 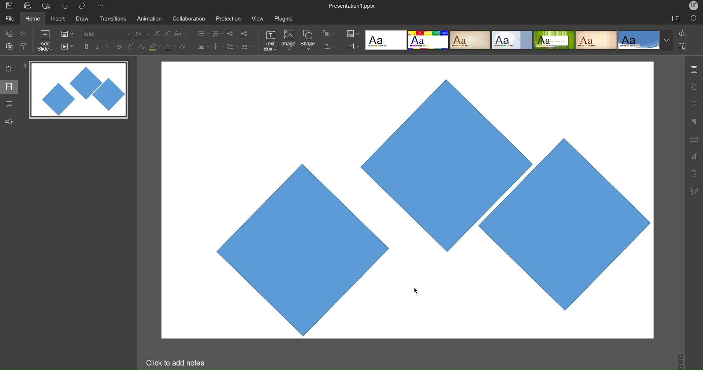 What do you see at coordinates (684, 33) in the screenshot?
I see `a to b` at bounding box center [684, 33].